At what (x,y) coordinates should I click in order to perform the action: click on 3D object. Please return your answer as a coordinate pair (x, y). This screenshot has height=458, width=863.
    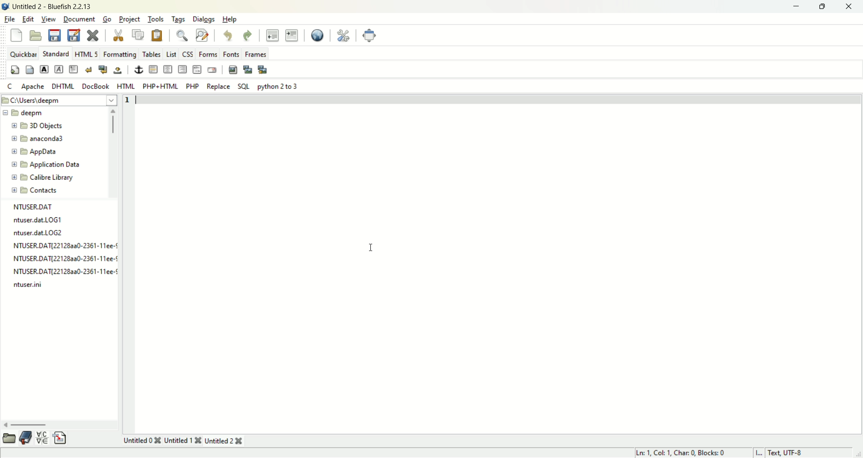
    Looking at the image, I should click on (38, 125).